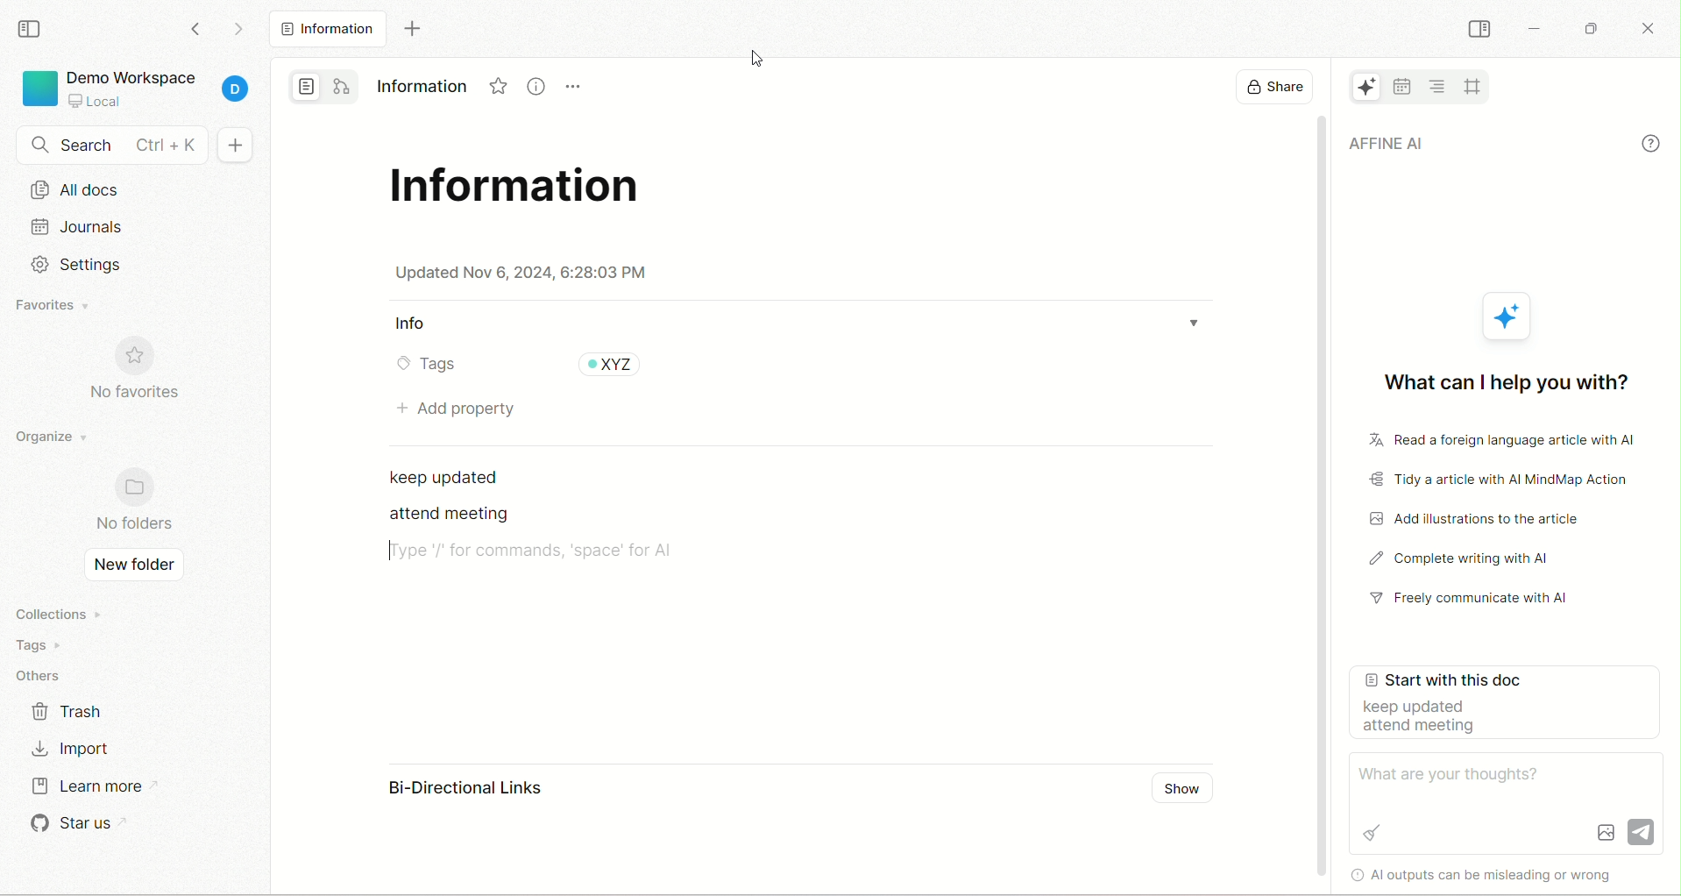 This screenshot has width=1681, height=896. I want to click on all docs, so click(324, 29).